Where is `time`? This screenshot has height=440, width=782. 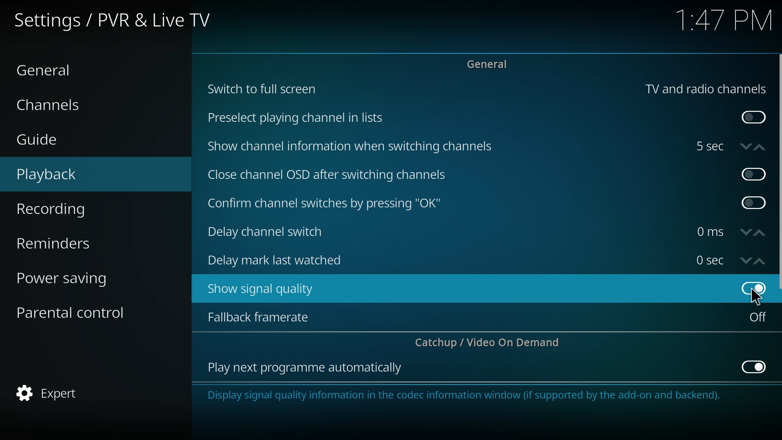 time is located at coordinates (710, 260).